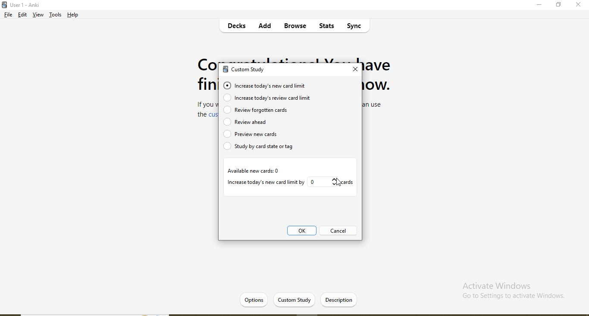  What do you see at coordinates (355, 70) in the screenshot?
I see `close` at bounding box center [355, 70].